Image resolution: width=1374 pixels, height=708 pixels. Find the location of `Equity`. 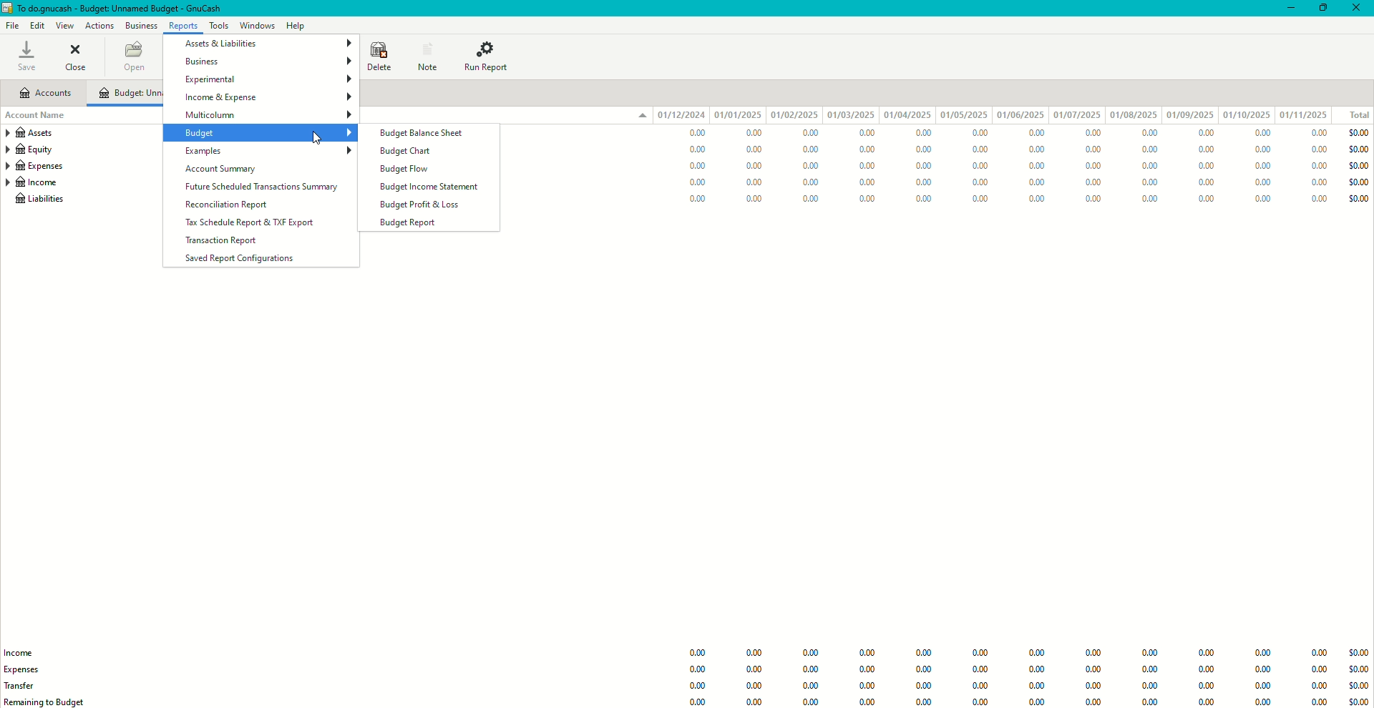

Equity is located at coordinates (33, 151).